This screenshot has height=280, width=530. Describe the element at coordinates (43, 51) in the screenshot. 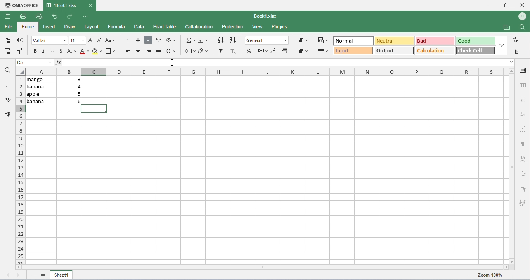

I see `italics` at that location.